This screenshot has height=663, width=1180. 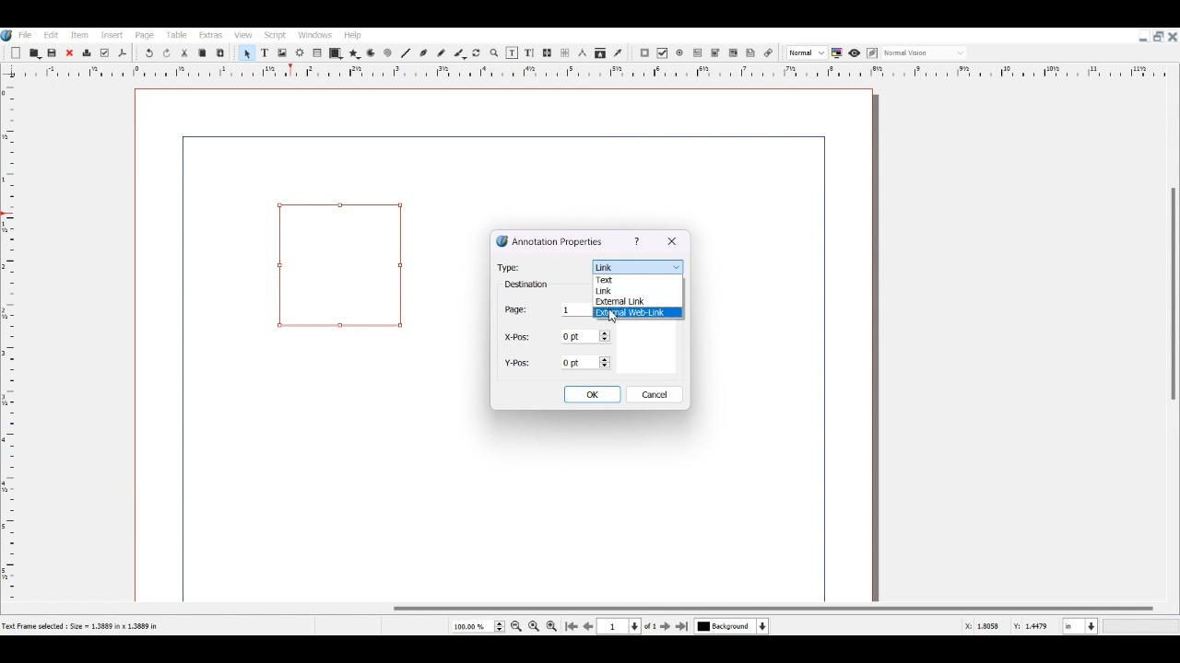 What do you see at coordinates (69, 53) in the screenshot?
I see `Close` at bounding box center [69, 53].